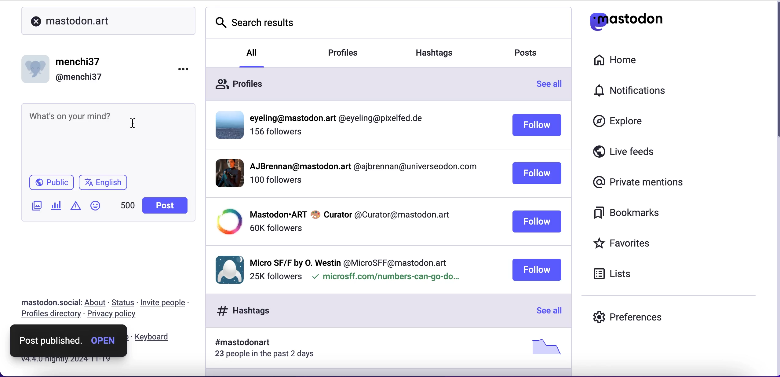  Describe the element at coordinates (362, 168) in the screenshot. I see `profile` at that location.